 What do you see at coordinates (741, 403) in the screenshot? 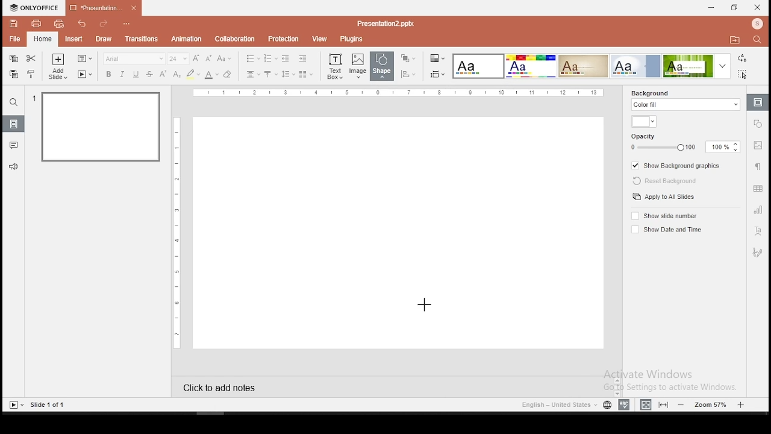
I see `zoom in` at bounding box center [741, 403].